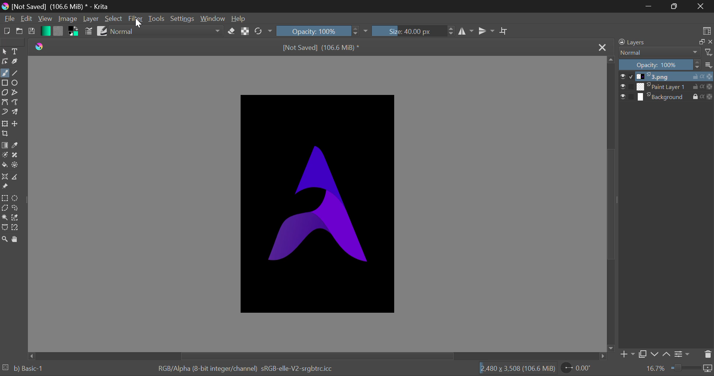  Describe the element at coordinates (32, 370) in the screenshot. I see `b) Basic 1` at that location.